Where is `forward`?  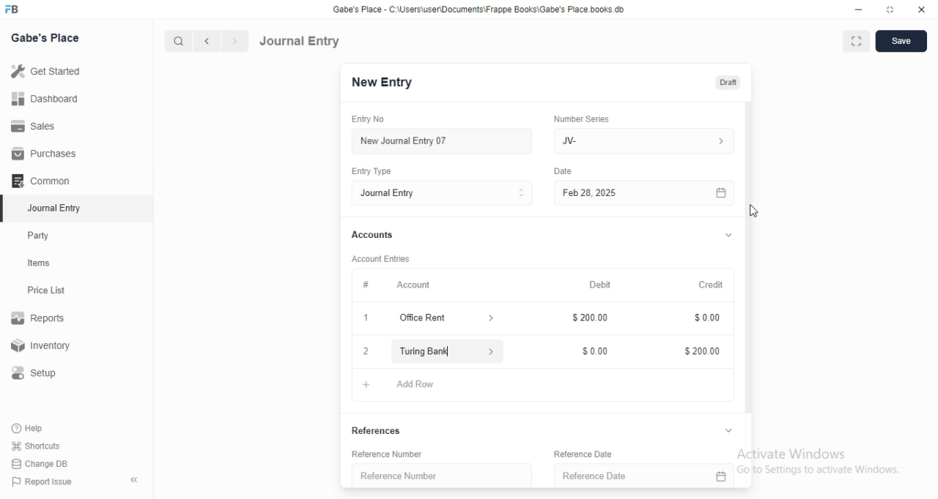
forward is located at coordinates (236, 41).